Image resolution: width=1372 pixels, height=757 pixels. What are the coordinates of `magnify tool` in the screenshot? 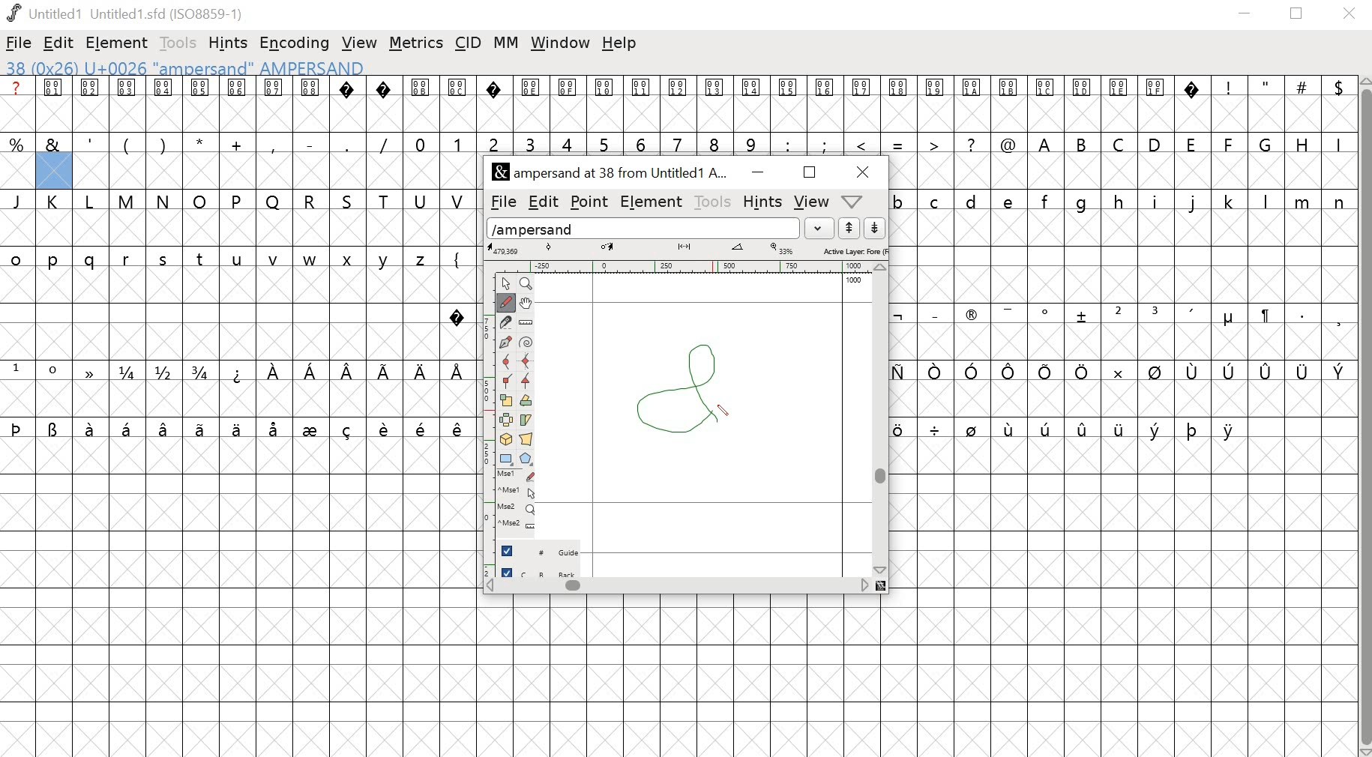 It's located at (529, 283).